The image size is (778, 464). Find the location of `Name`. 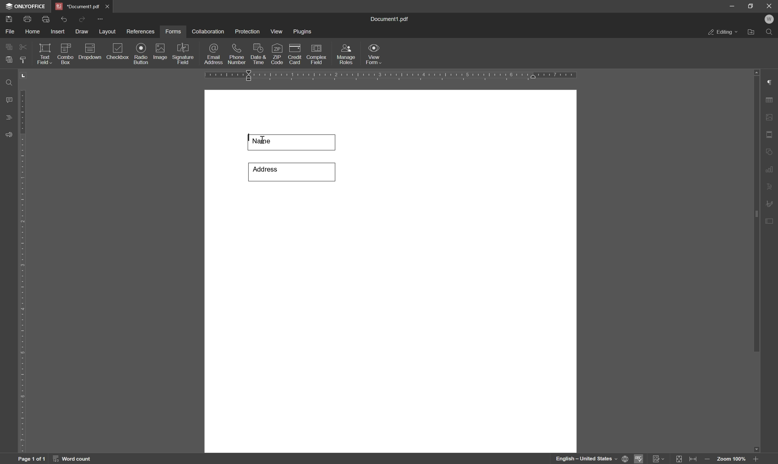

Name is located at coordinates (293, 141).